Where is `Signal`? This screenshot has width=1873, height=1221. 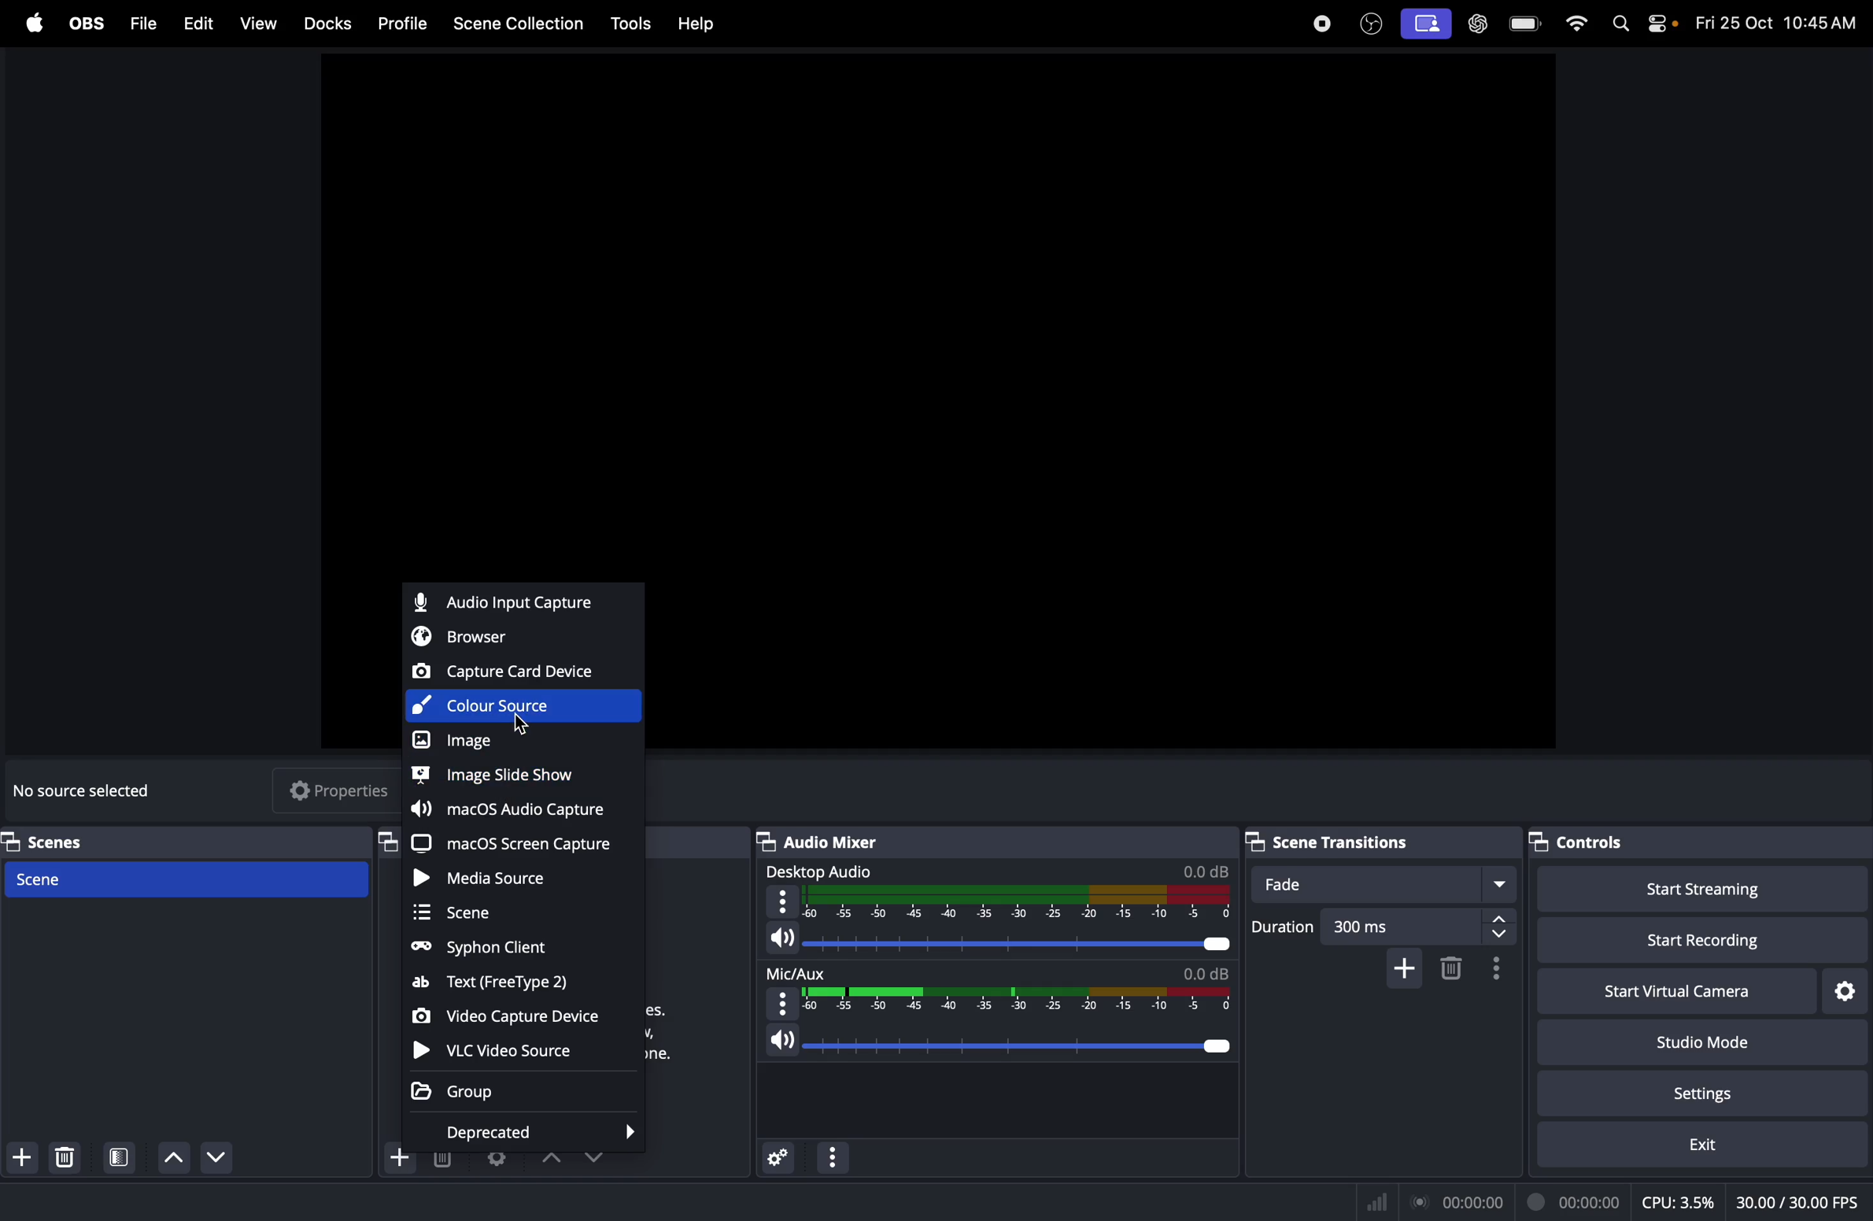
Signal is located at coordinates (1382, 1202).